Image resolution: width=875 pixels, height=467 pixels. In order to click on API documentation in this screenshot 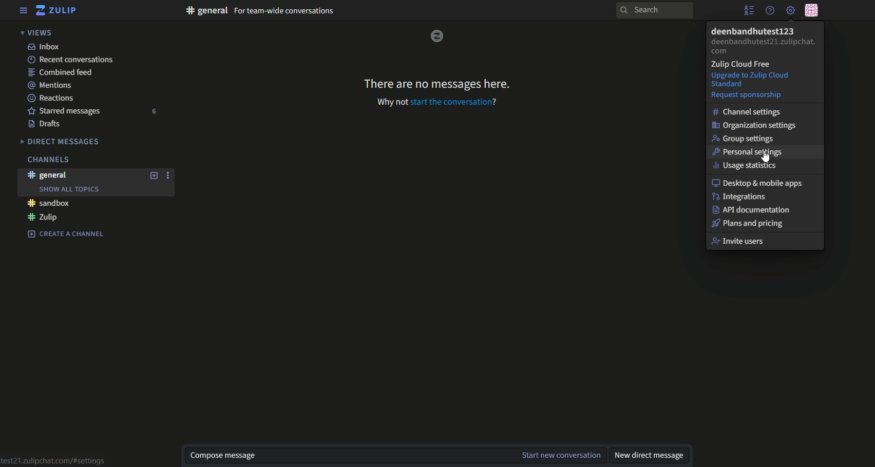, I will do `click(756, 210)`.